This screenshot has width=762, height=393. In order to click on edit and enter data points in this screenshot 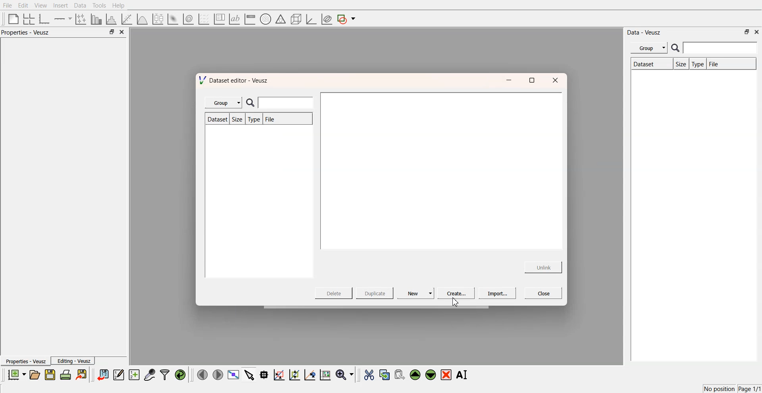, I will do `click(119, 376)`.